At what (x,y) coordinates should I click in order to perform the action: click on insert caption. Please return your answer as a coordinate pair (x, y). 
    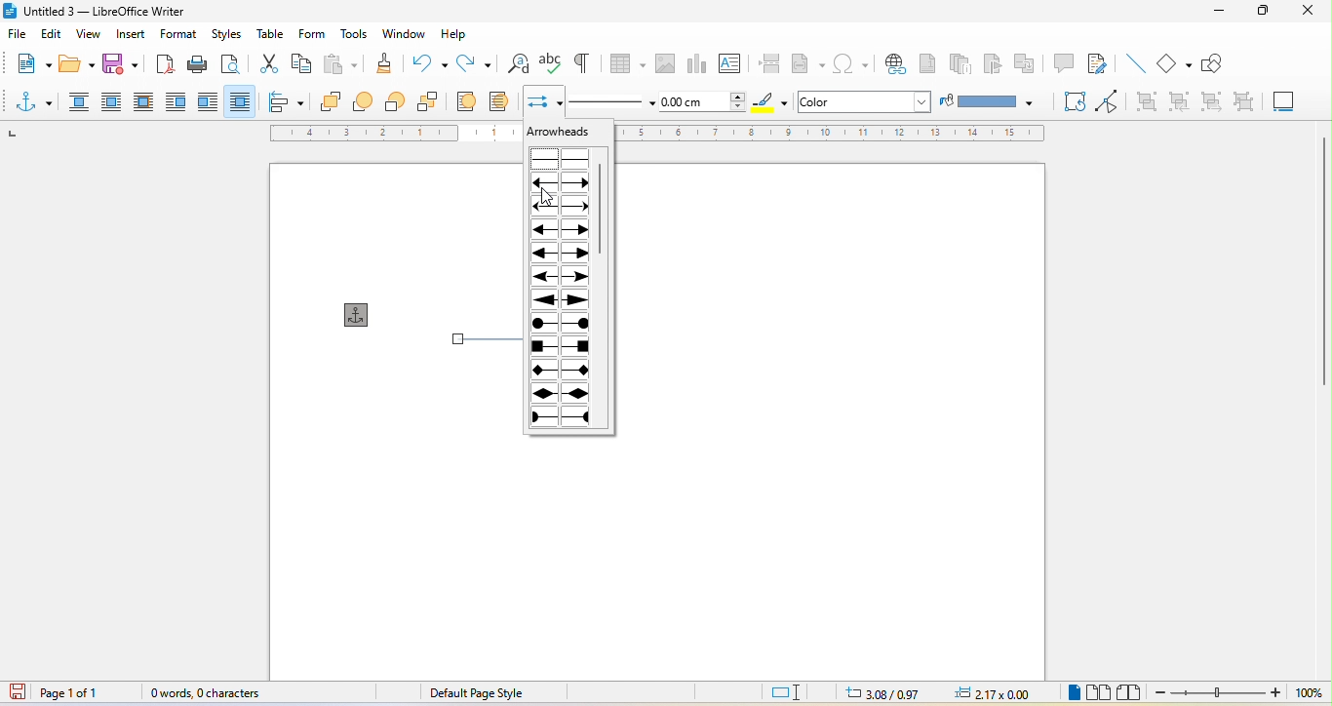
    Looking at the image, I should click on (1282, 99).